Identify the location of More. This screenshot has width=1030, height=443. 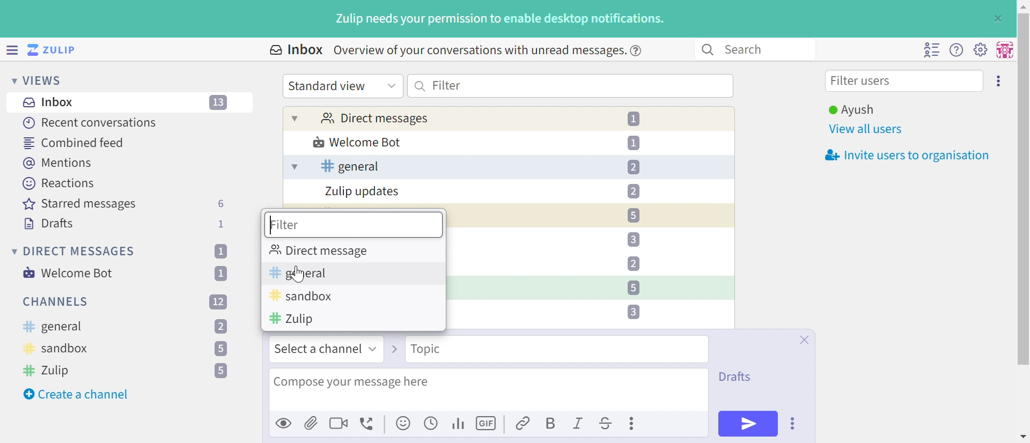
(634, 423).